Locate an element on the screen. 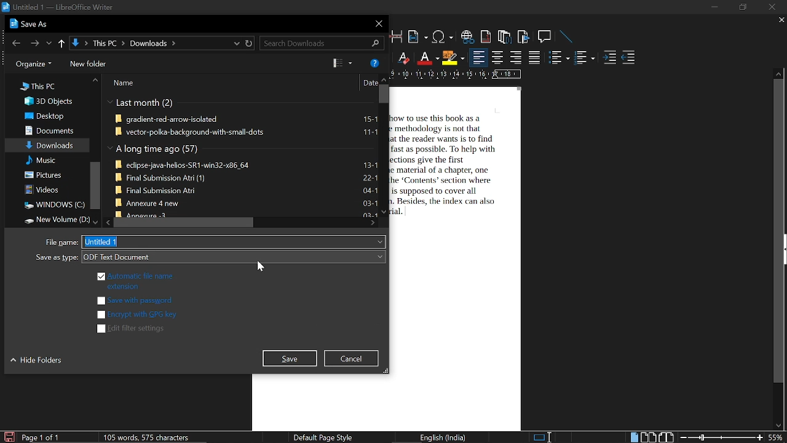 Image resolution: width=787 pixels, height=443 pixels. search is located at coordinates (320, 44).